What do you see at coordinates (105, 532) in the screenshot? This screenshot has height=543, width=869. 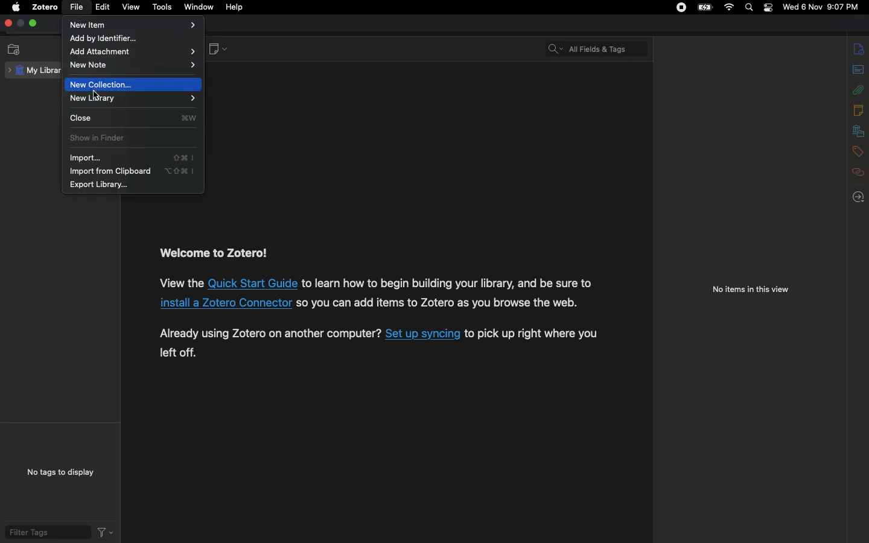 I see `Filter` at bounding box center [105, 532].